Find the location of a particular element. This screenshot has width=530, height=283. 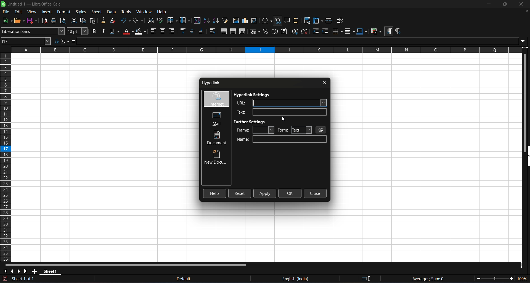

internet is located at coordinates (216, 99).